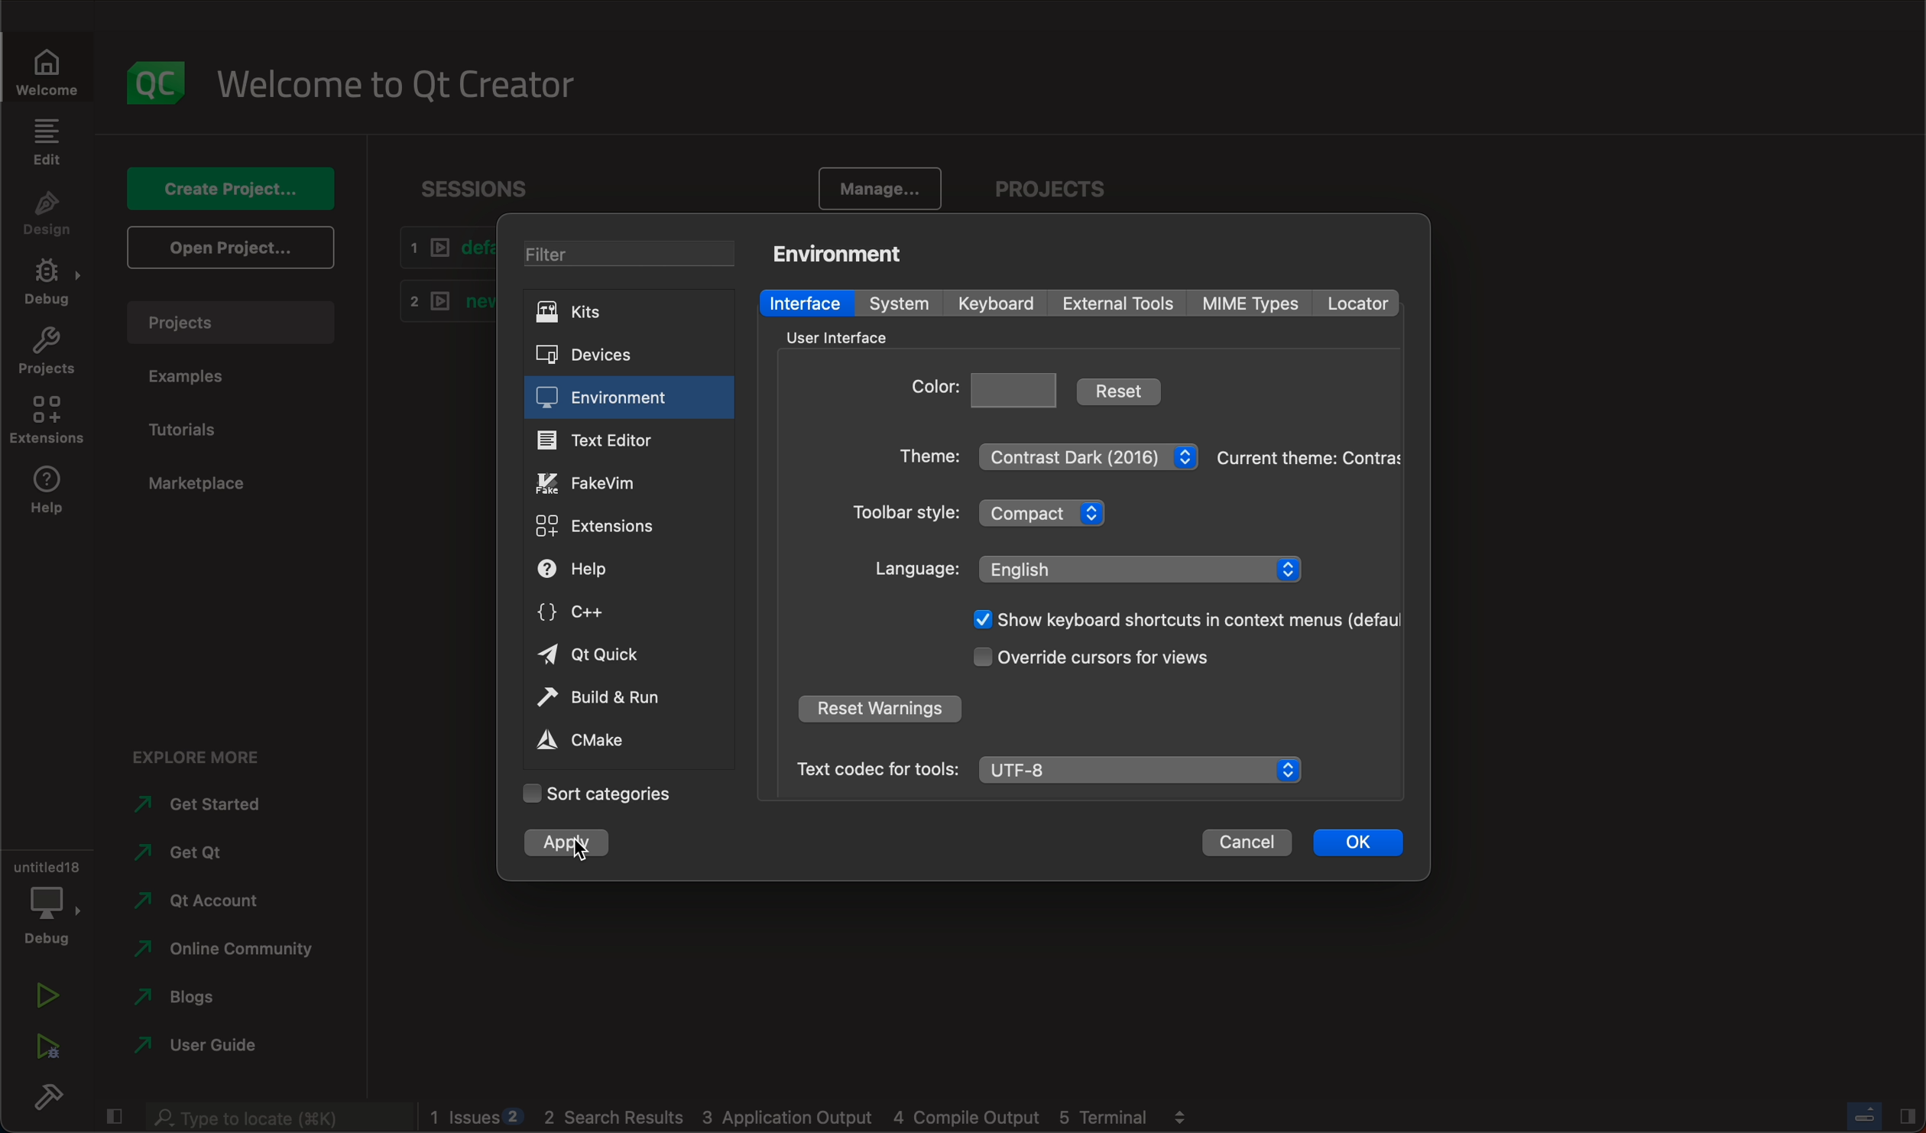 Image resolution: width=1926 pixels, height=1133 pixels. Describe the element at coordinates (627, 314) in the screenshot. I see `kits` at that location.